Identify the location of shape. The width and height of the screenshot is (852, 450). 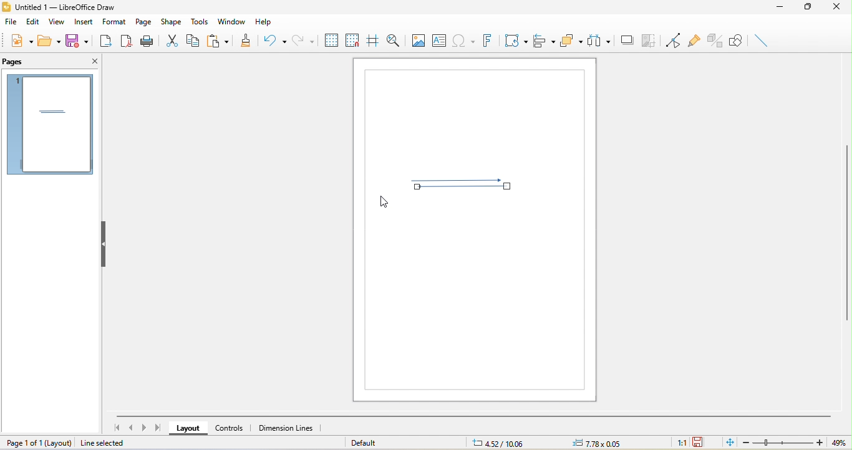
(173, 21).